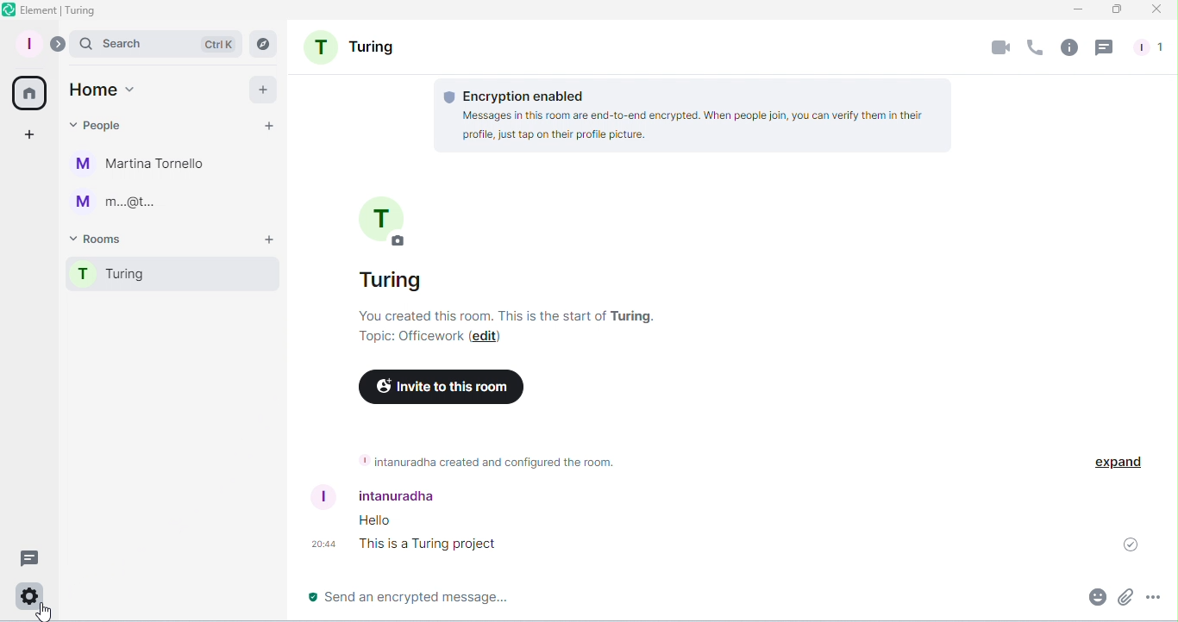 The height and width of the screenshot is (622, 1178). Describe the element at coordinates (998, 49) in the screenshot. I see `Video call` at that location.